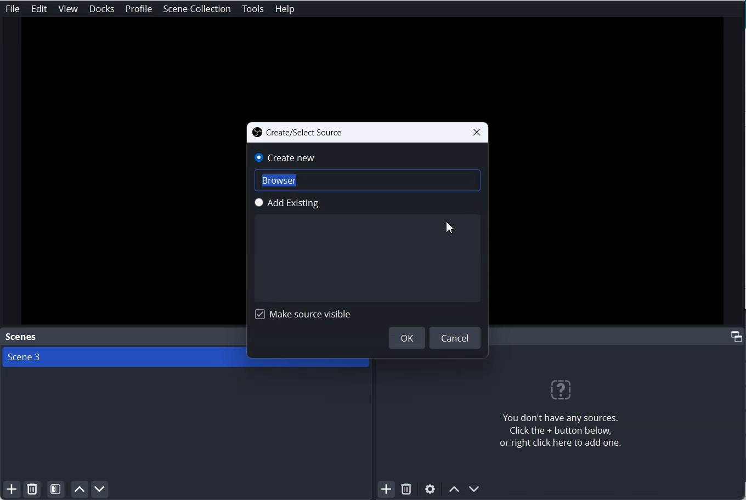  What do you see at coordinates (737, 336) in the screenshot?
I see `Maximize` at bounding box center [737, 336].